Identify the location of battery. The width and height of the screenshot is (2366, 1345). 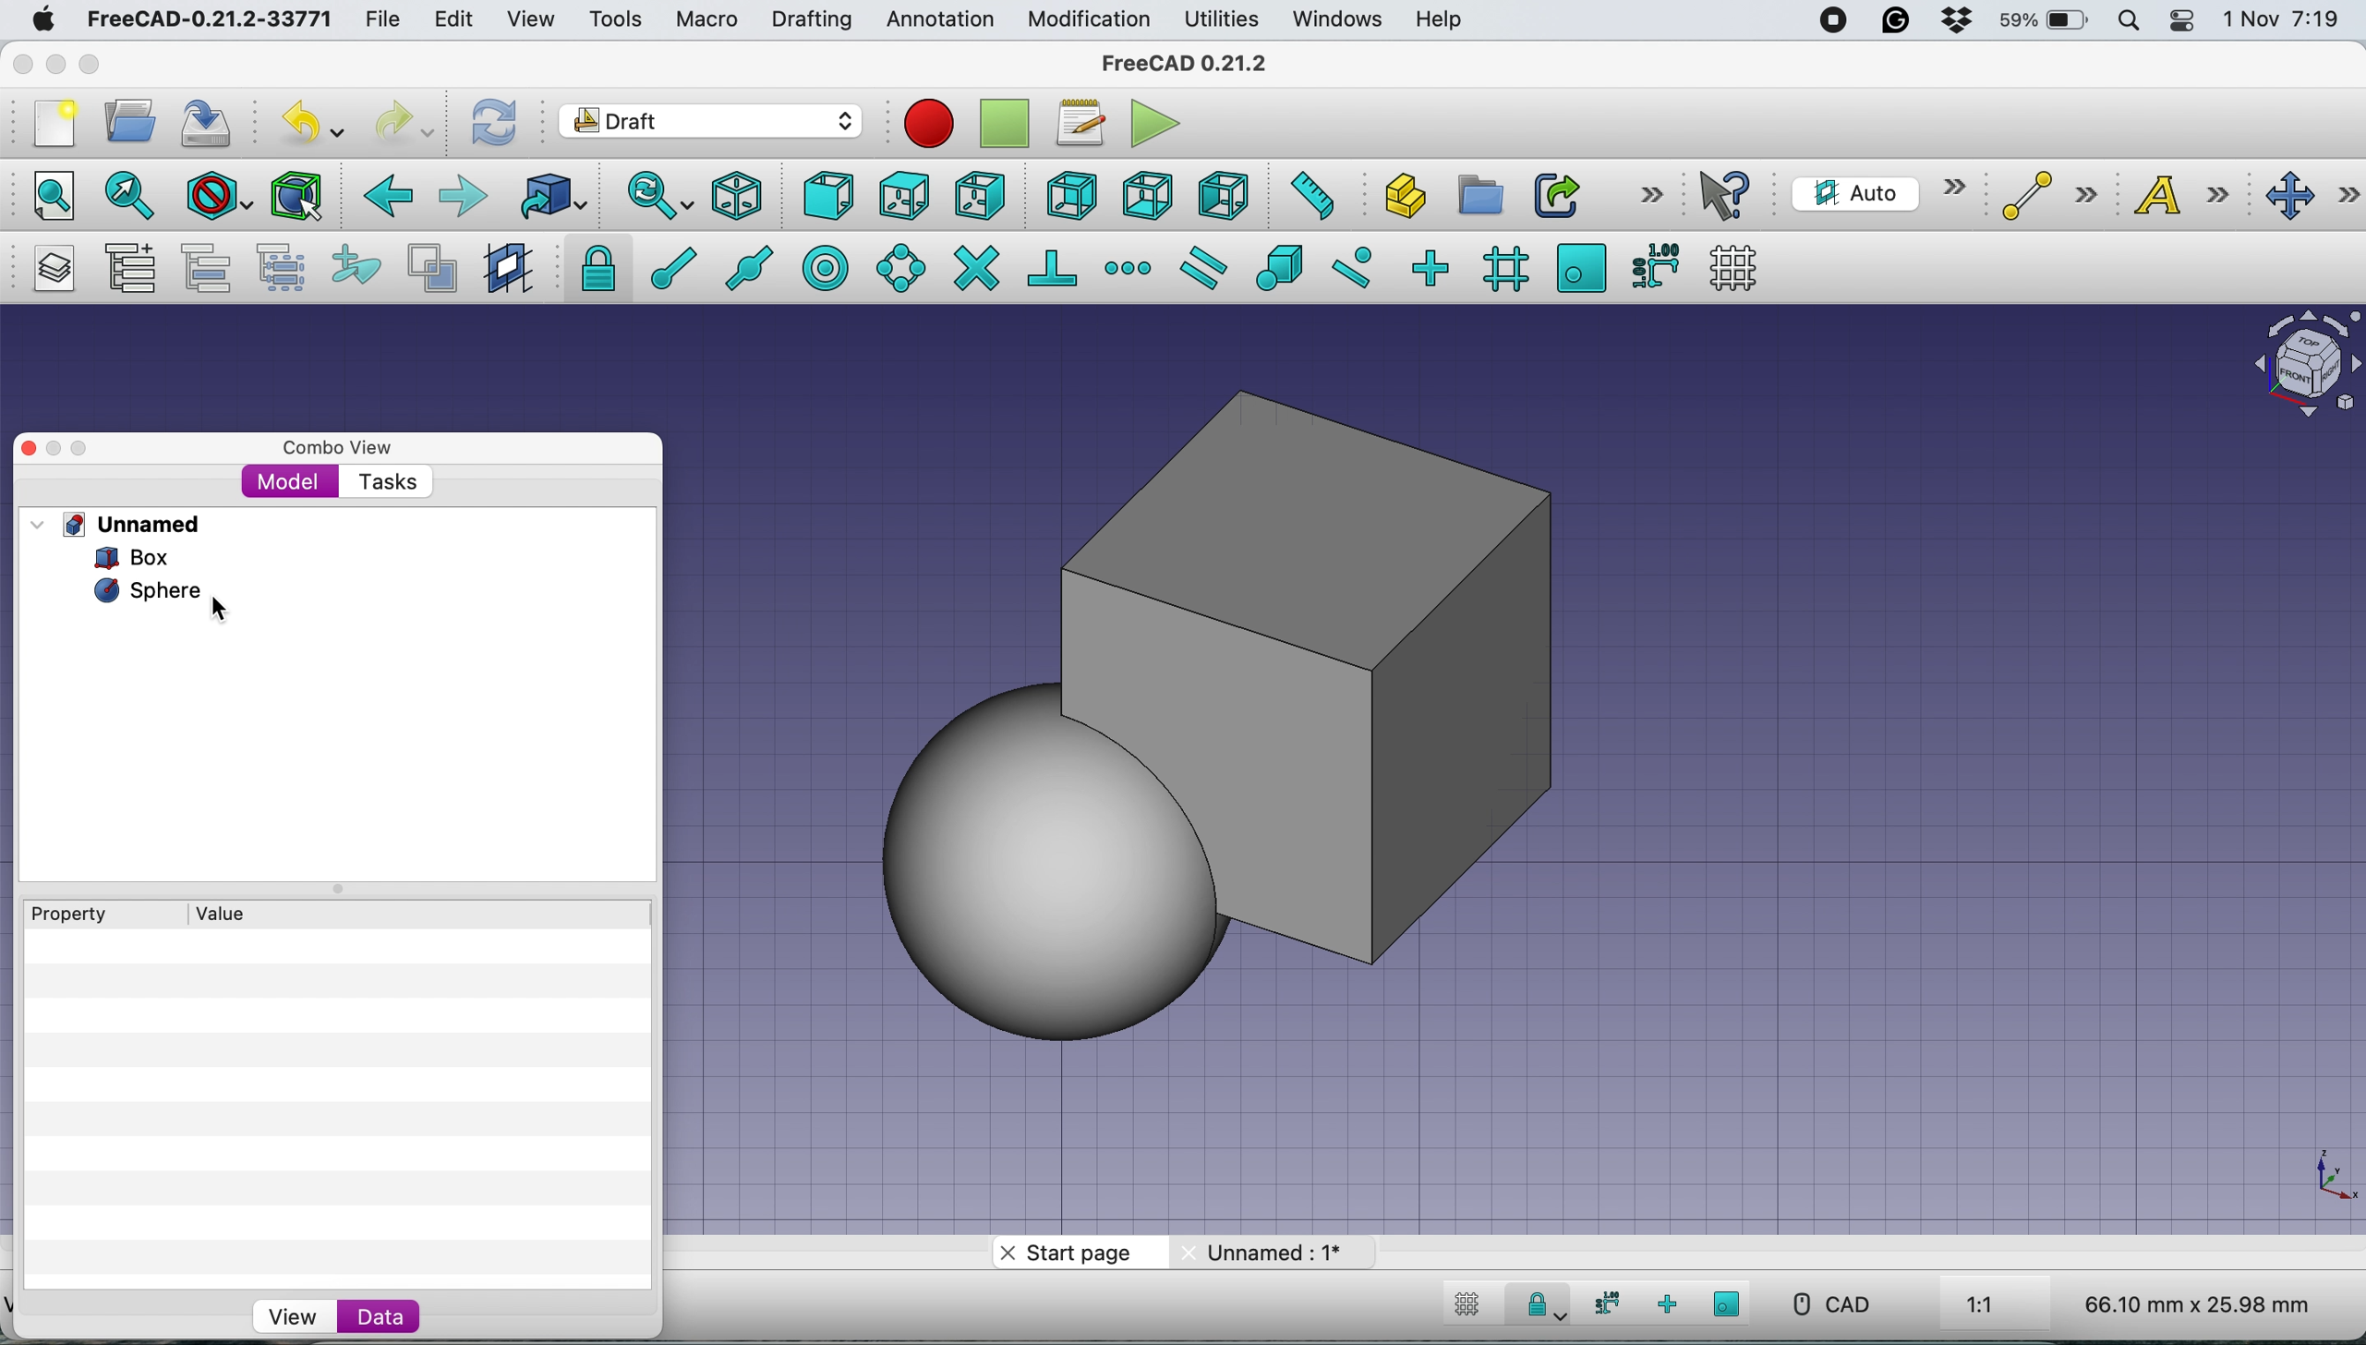
(2038, 22).